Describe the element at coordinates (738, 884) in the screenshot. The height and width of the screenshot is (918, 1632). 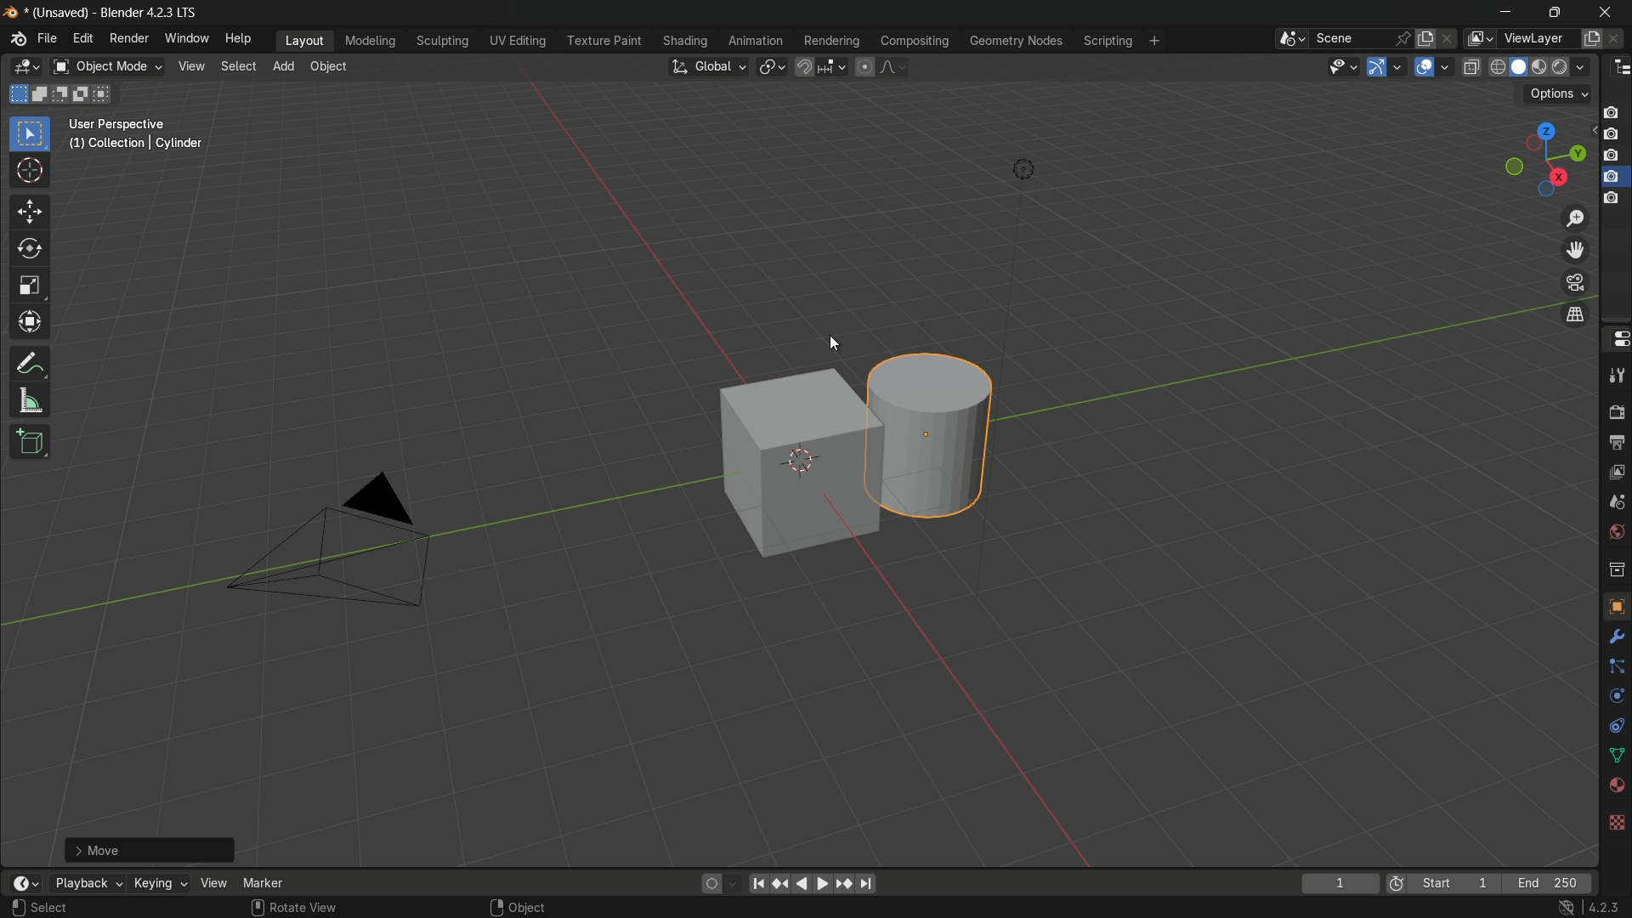
I see `auto keyframing` at that location.